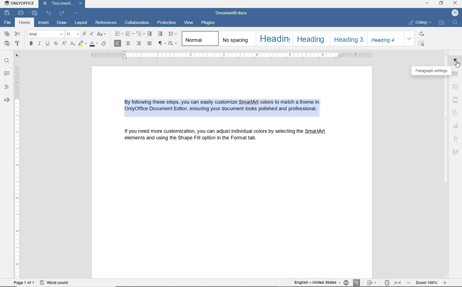  What do you see at coordinates (230, 137) in the screenshot?
I see `If you need more customization, you can adjust individual colors by selecting the SmartArt
elements and using the Shape Fill option in the Format tab.` at bounding box center [230, 137].